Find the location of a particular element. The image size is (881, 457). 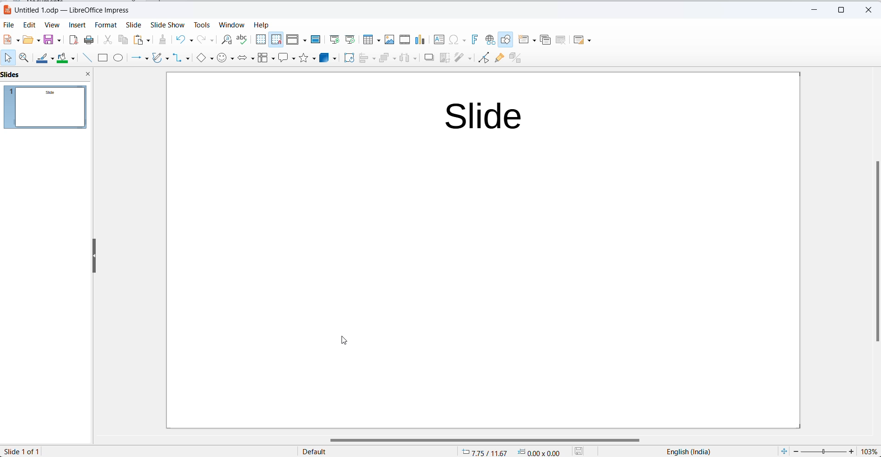

dimension is located at coordinates (539, 451).